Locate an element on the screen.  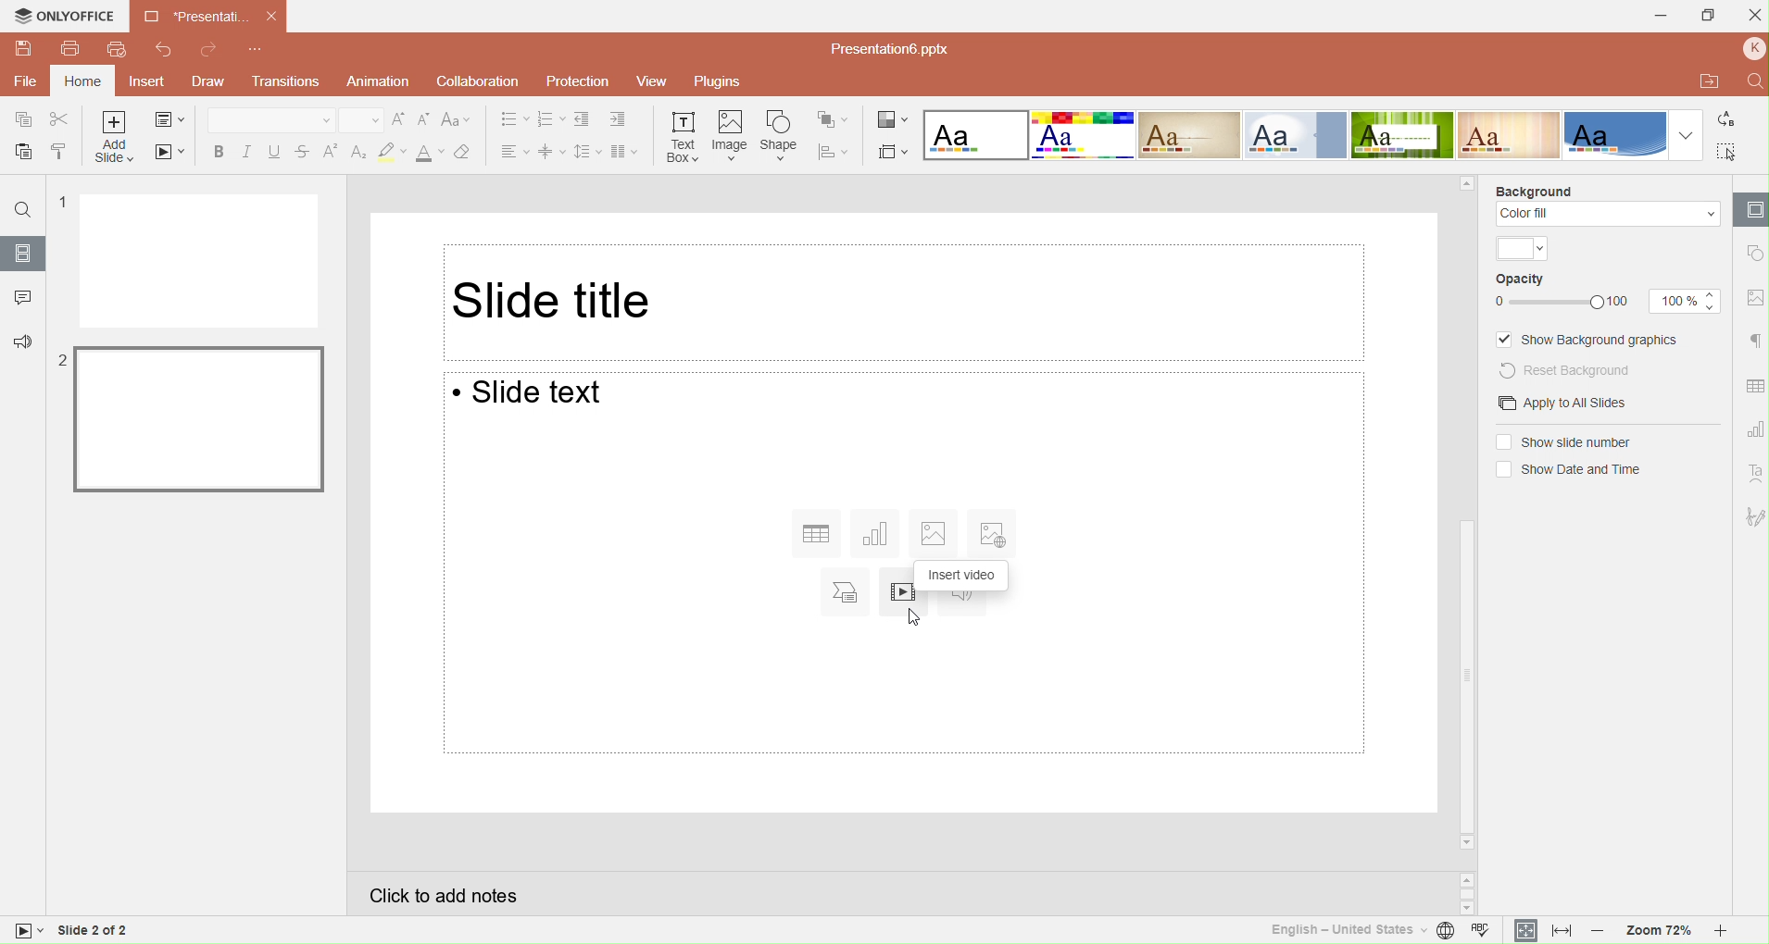
Collaboration is located at coordinates (479, 81).